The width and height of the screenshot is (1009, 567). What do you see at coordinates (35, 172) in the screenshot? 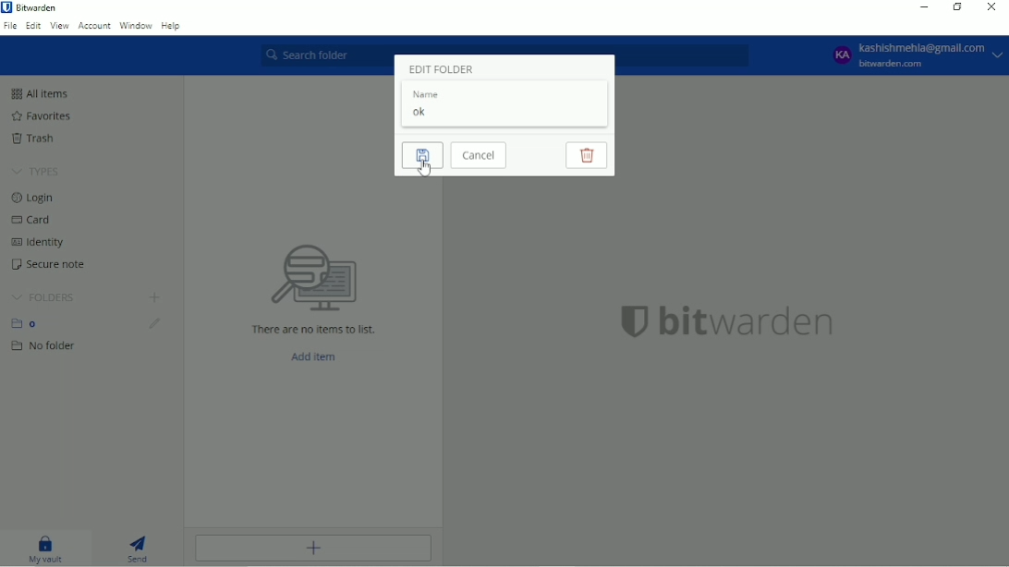
I see `Types` at bounding box center [35, 172].